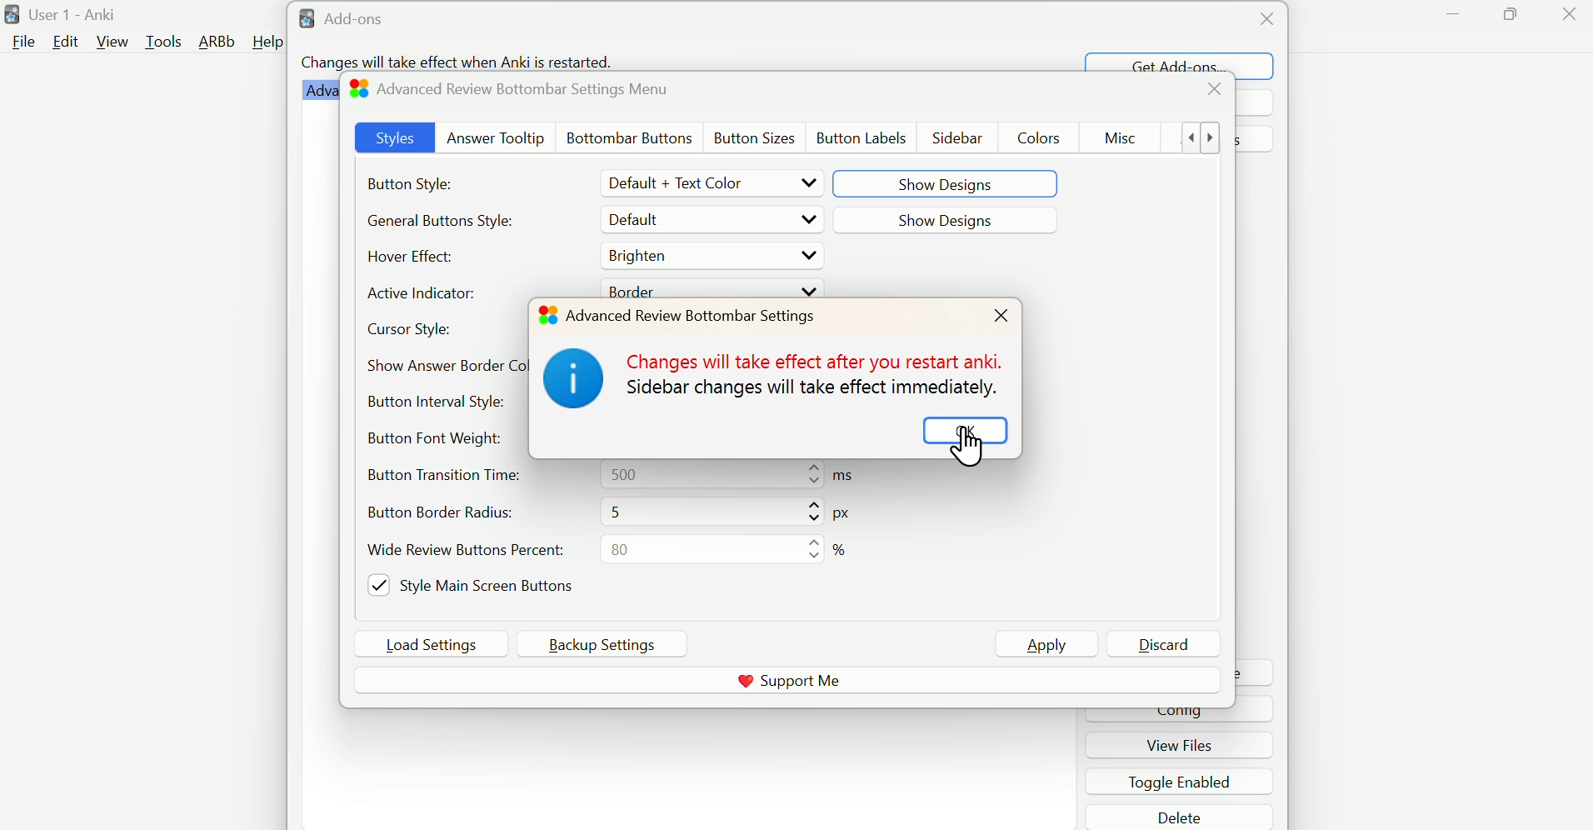 The width and height of the screenshot is (1593, 830). Describe the element at coordinates (492, 140) in the screenshot. I see `Answer Tooltip` at that location.